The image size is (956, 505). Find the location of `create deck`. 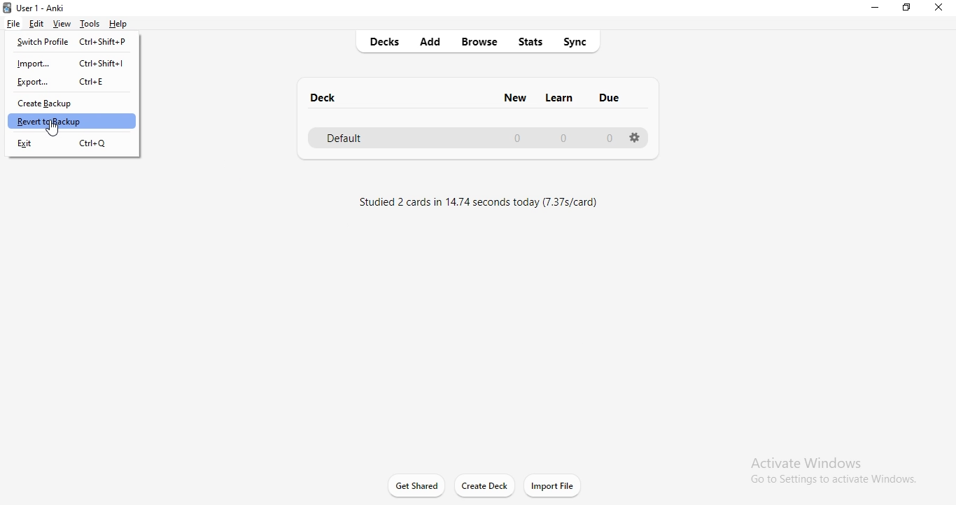

create deck is located at coordinates (486, 485).